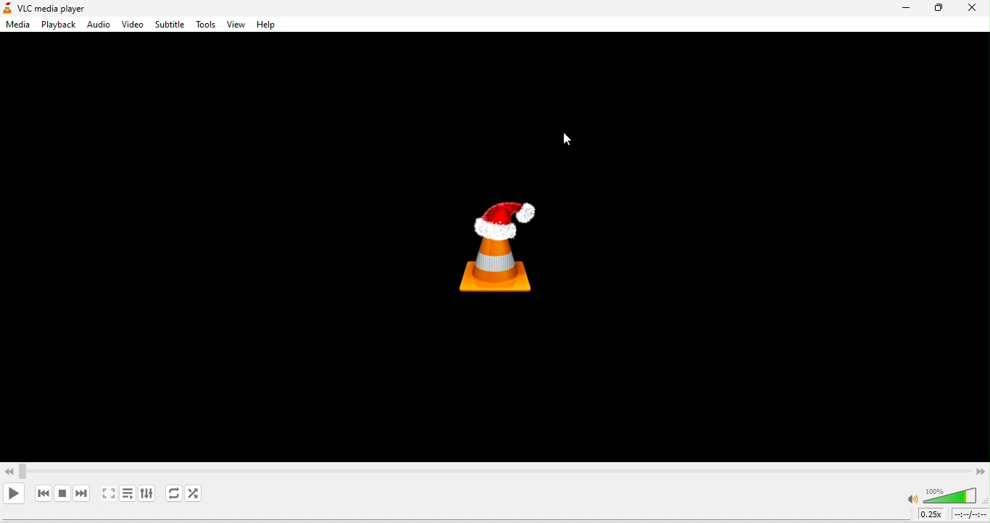 Image resolution: width=990 pixels, height=523 pixels. What do you see at coordinates (171, 493) in the screenshot?
I see `Replay` at bounding box center [171, 493].